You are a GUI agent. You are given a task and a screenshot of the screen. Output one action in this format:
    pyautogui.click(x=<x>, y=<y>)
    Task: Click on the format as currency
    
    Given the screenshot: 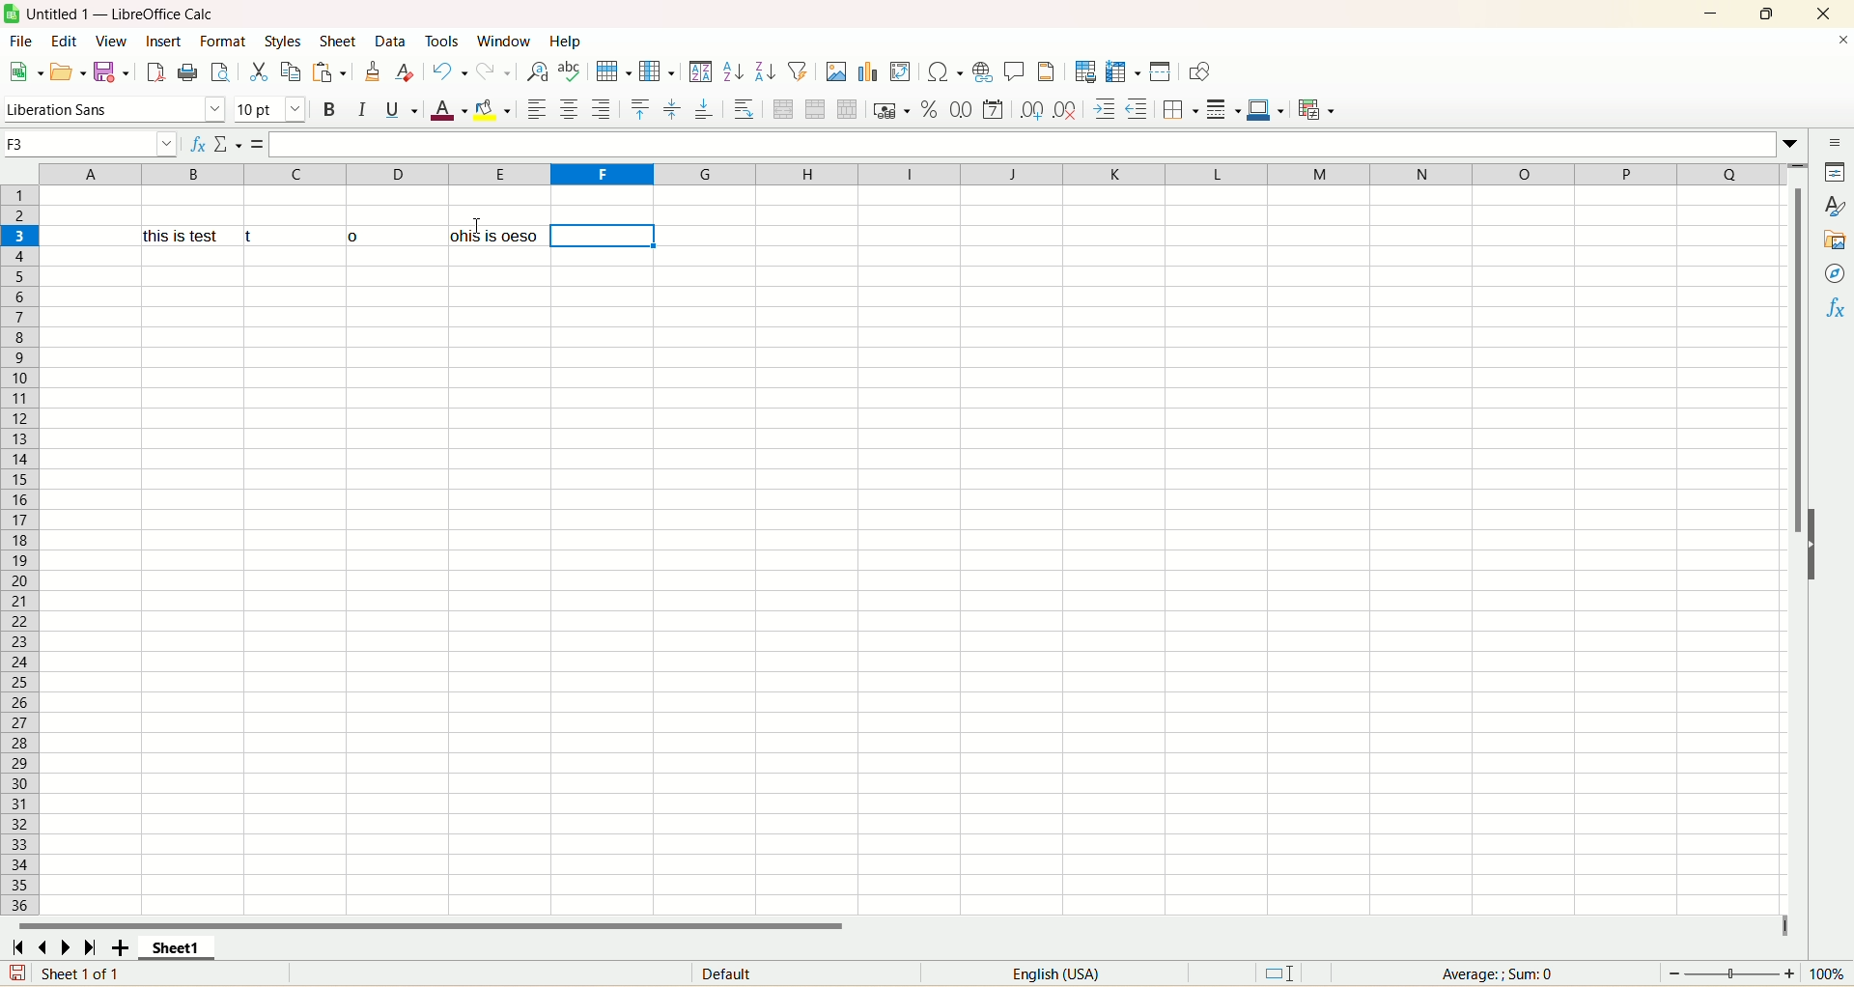 What is the action you would take?
    pyautogui.click(x=891, y=111)
    